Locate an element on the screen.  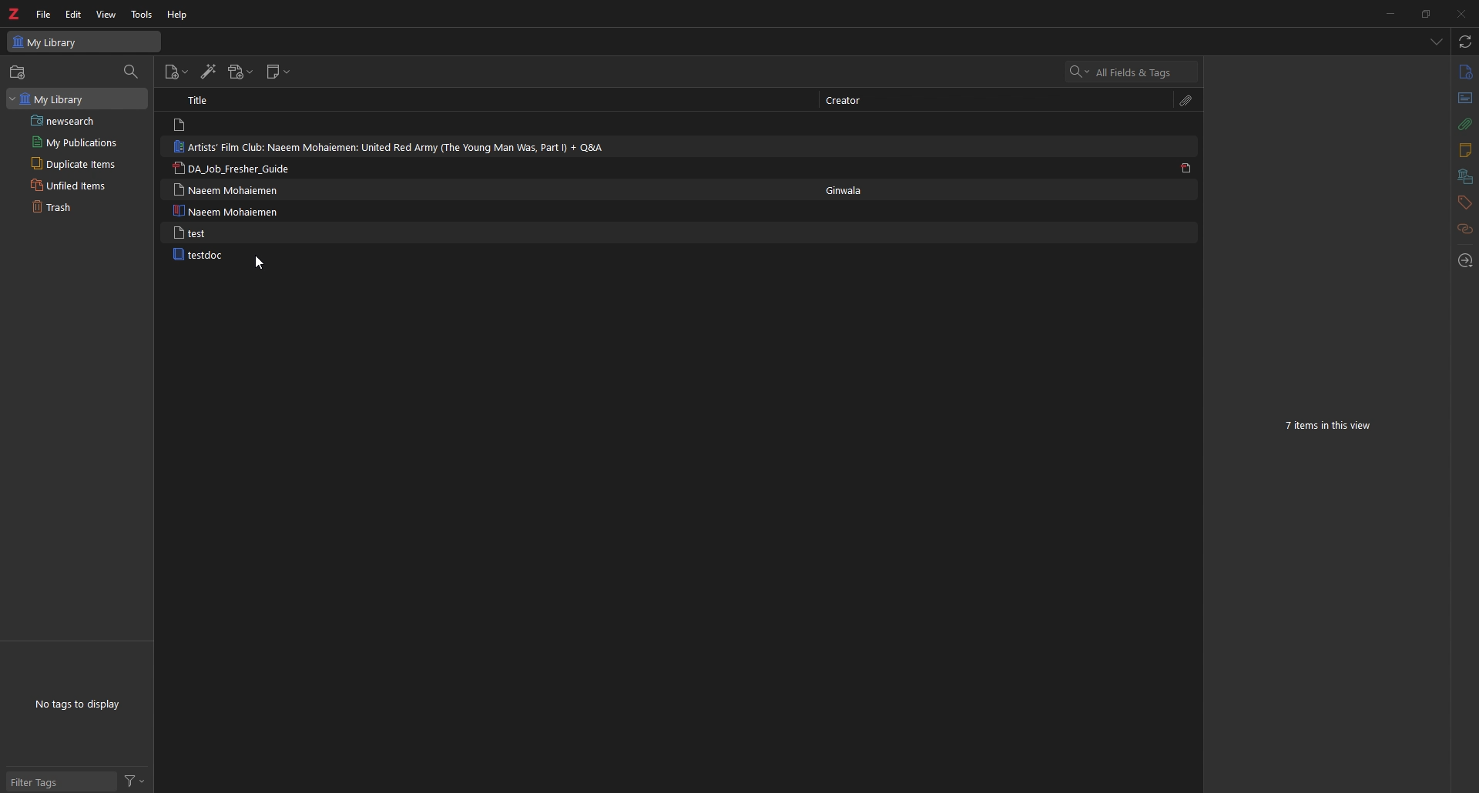
Creator is located at coordinates (850, 100).